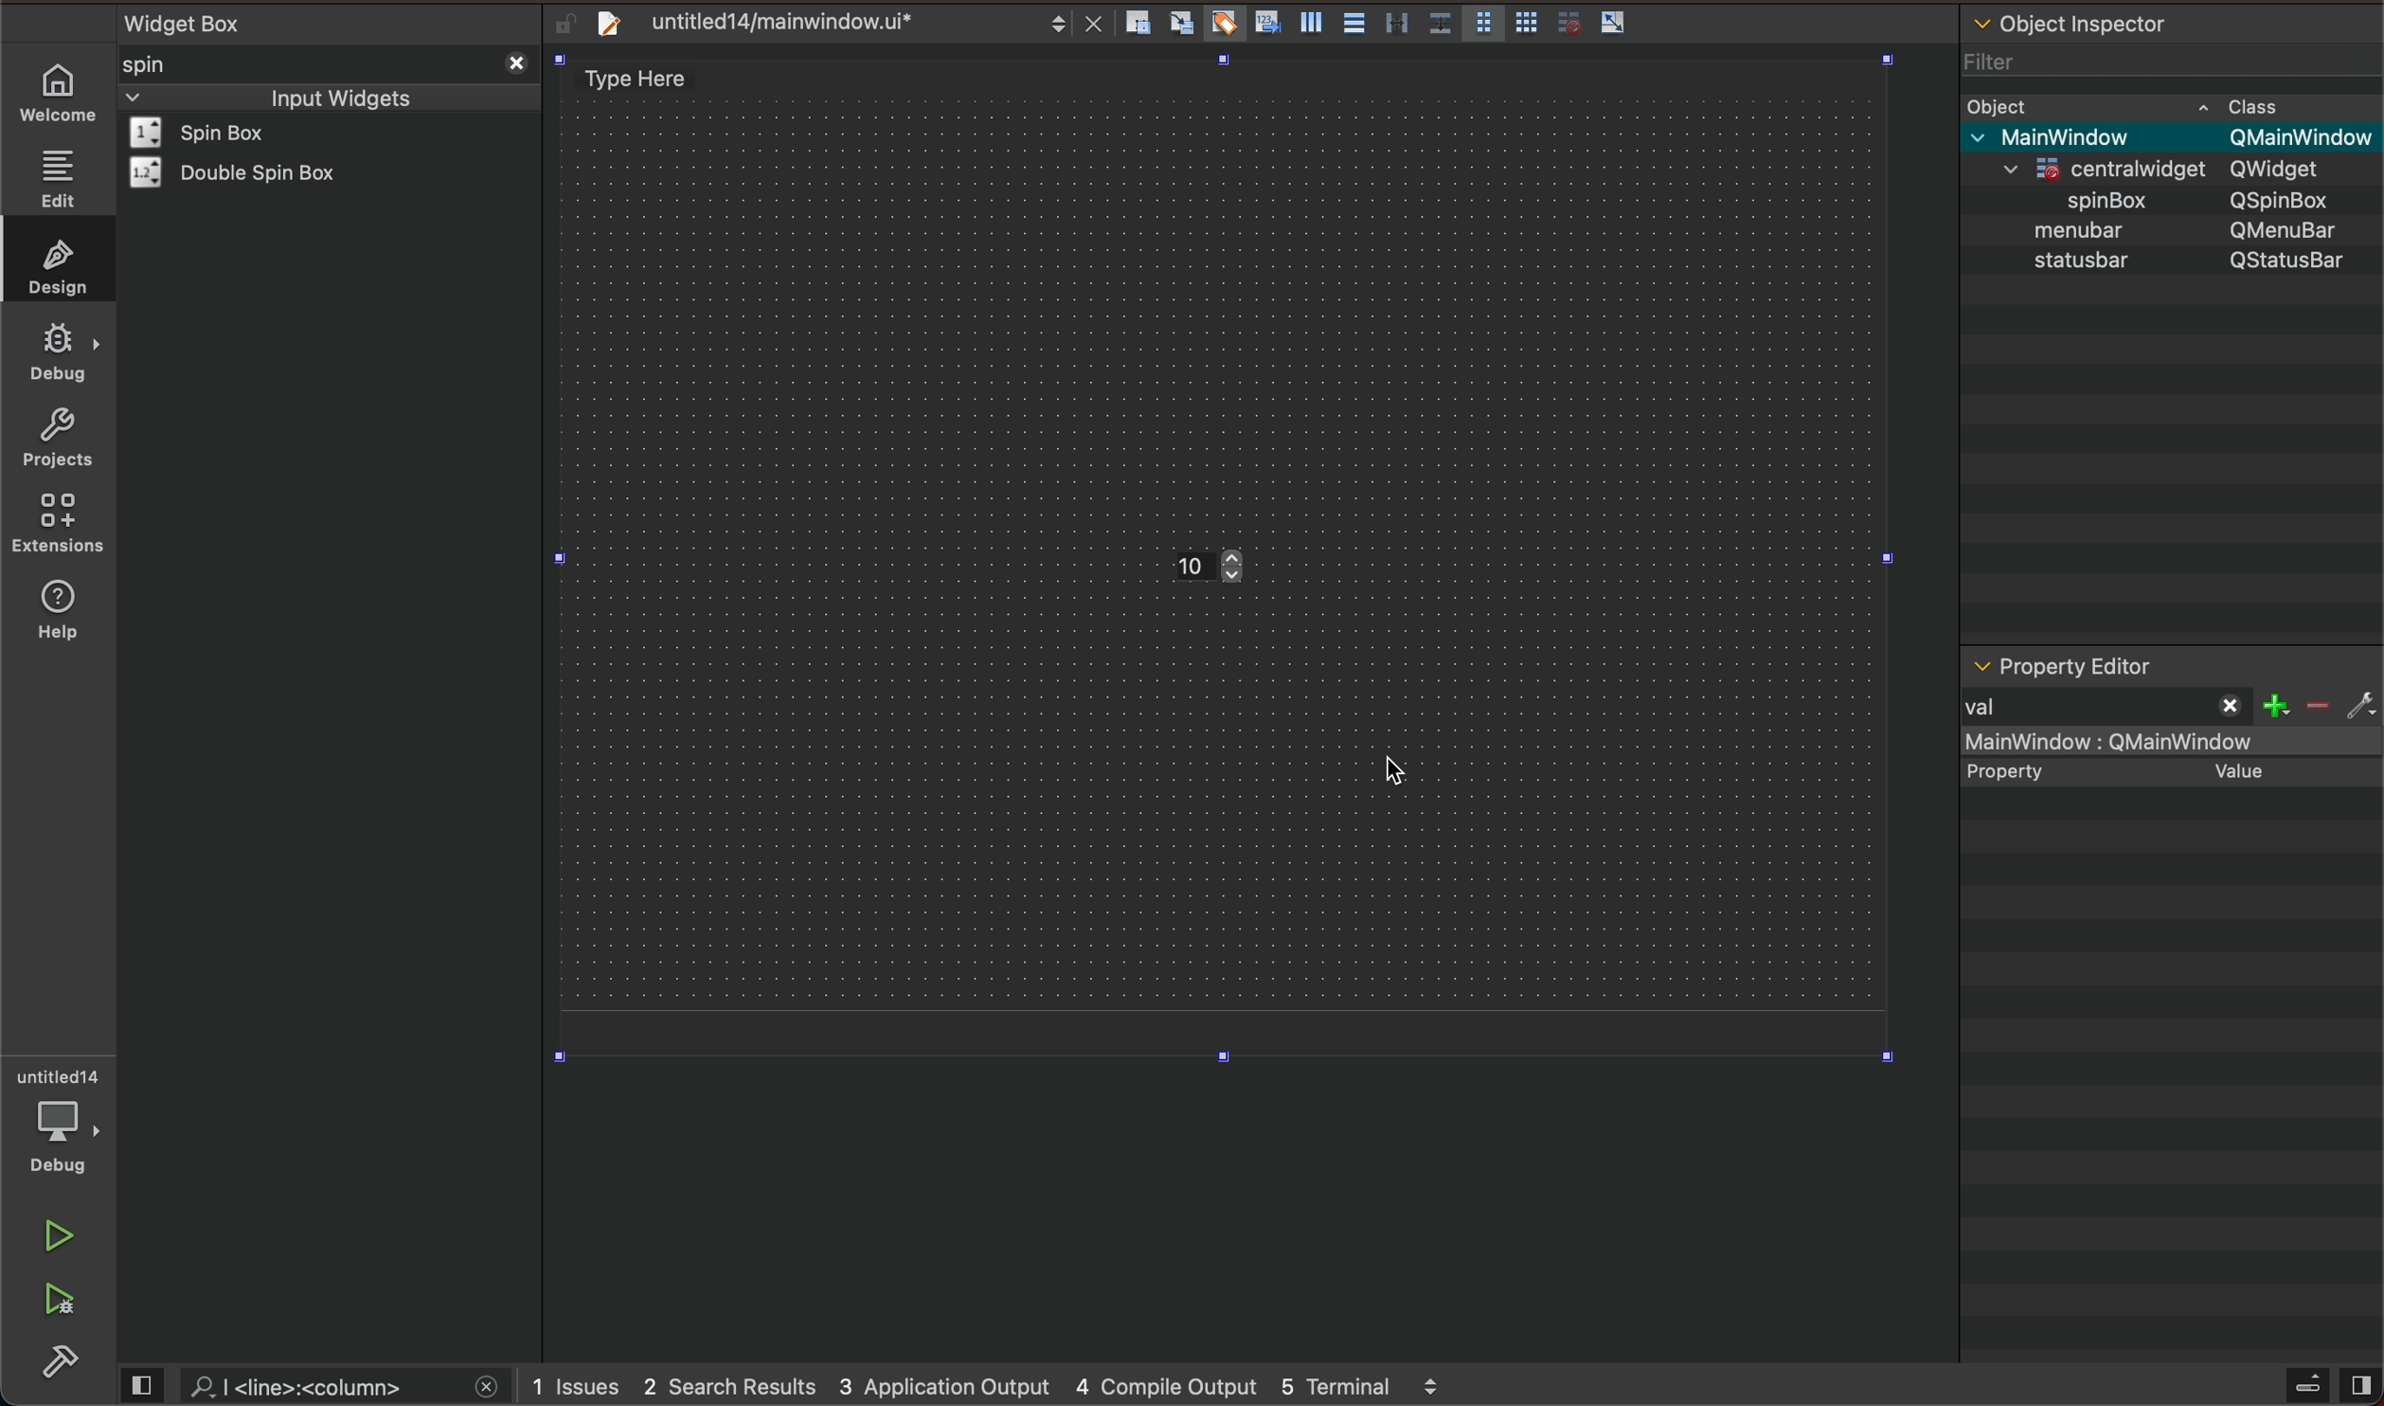  What do you see at coordinates (2004, 104) in the screenshot?
I see `object` at bounding box center [2004, 104].